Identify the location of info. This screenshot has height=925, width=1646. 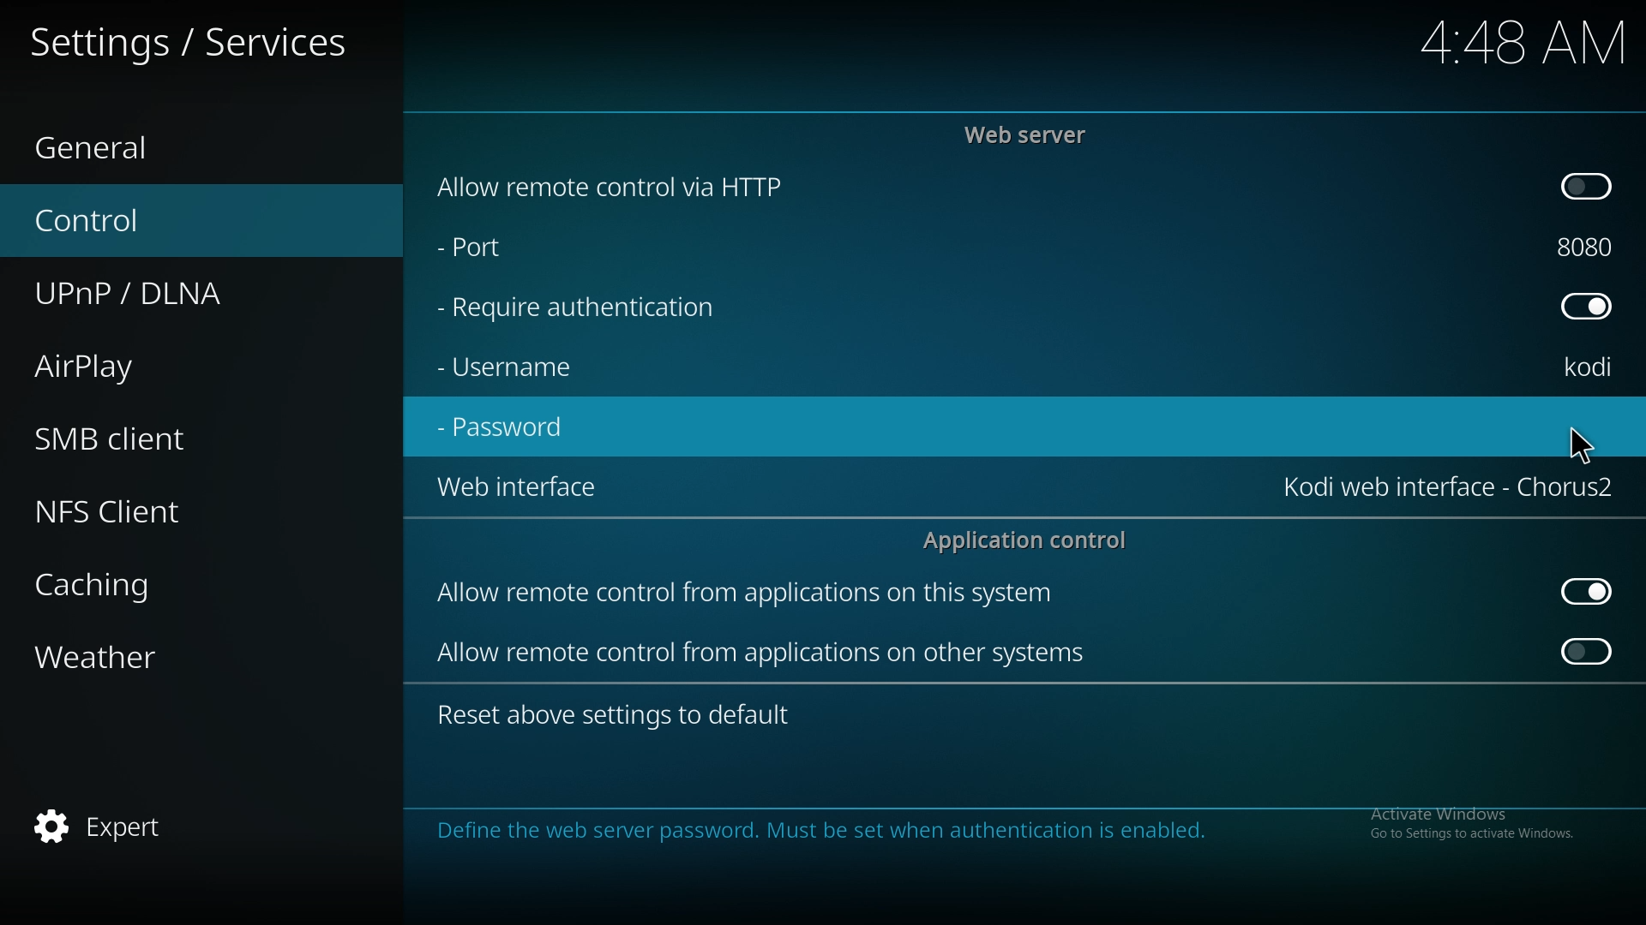
(991, 830).